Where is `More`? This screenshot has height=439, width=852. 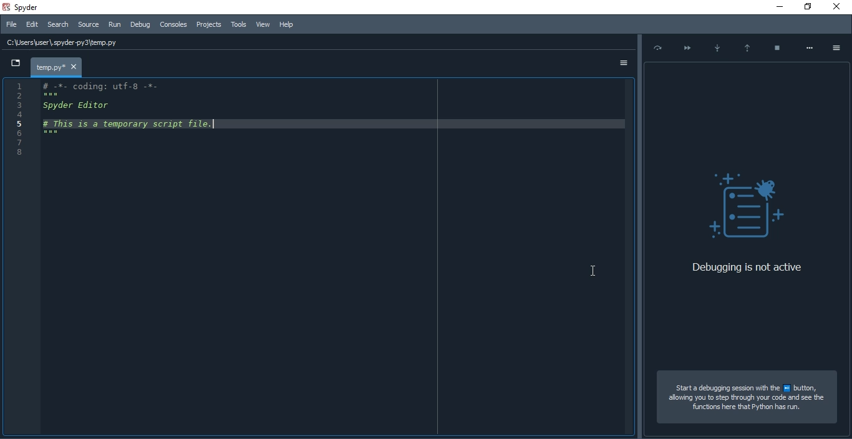
More is located at coordinates (810, 46).